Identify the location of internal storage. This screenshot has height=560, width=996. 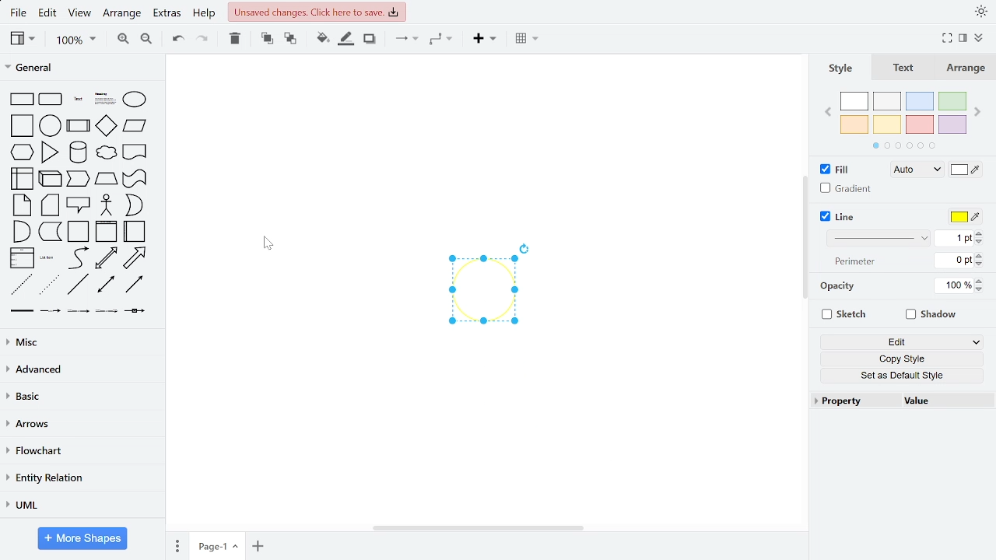
(23, 179).